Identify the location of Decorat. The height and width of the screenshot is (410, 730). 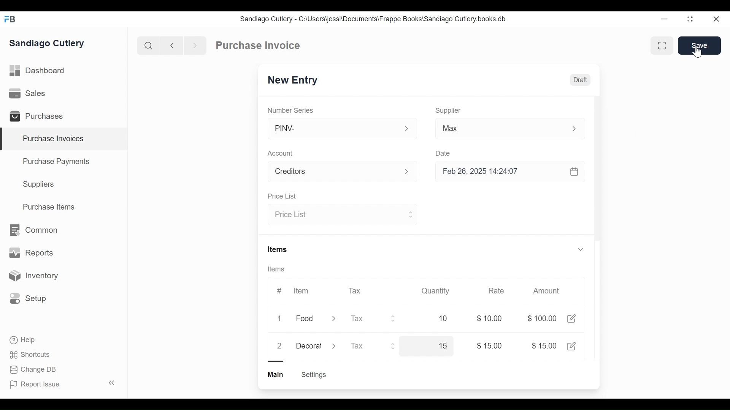
(309, 345).